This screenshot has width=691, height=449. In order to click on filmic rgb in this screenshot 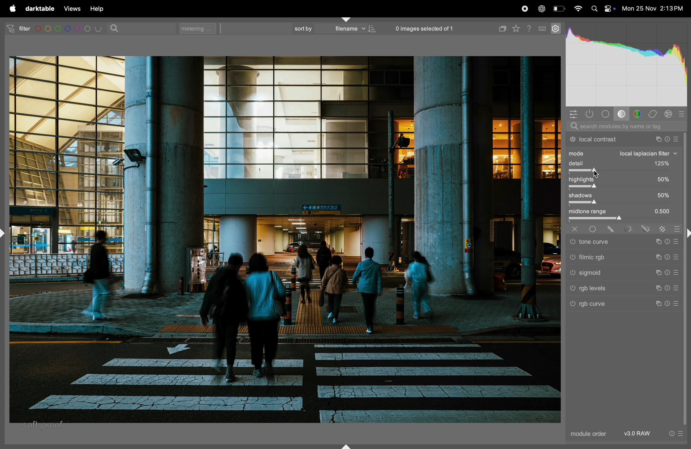, I will do `click(620, 257)`.